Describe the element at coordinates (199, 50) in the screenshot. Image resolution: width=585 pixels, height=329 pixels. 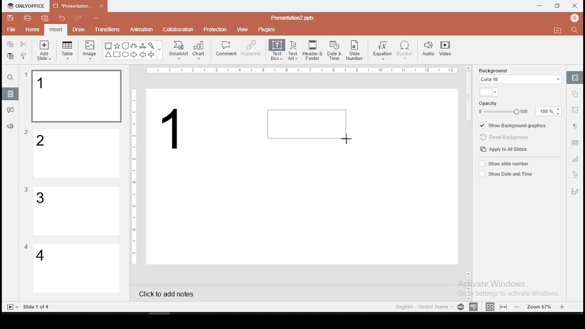
I see `chart` at that location.